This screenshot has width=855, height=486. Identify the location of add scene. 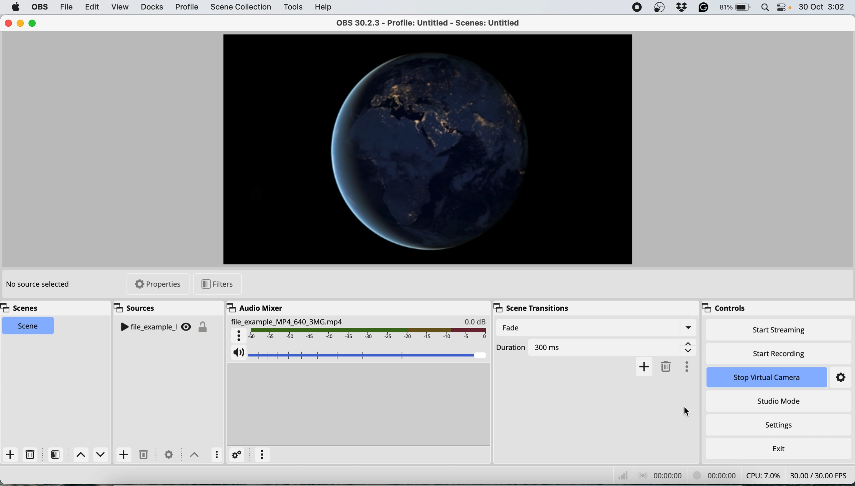
(9, 454).